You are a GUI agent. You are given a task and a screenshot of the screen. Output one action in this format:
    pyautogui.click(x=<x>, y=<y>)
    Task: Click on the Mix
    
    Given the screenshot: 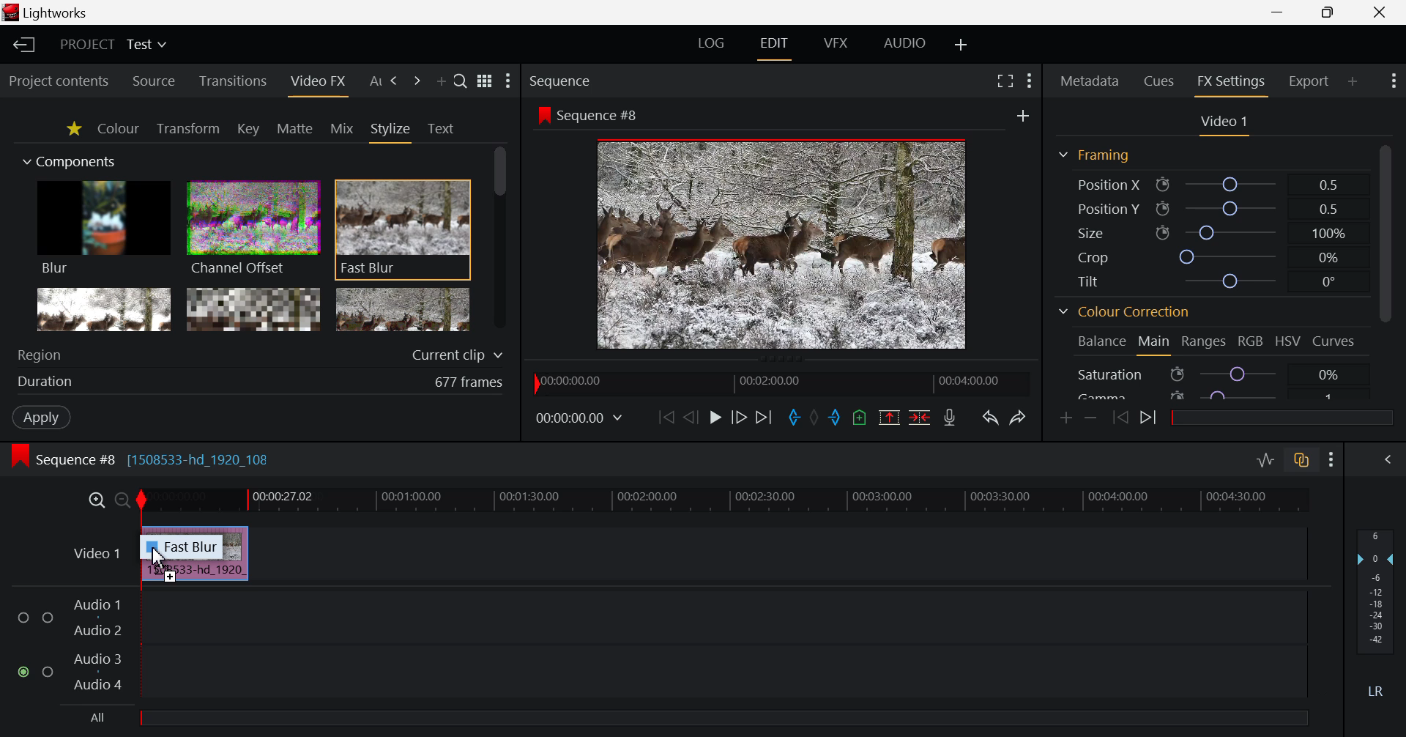 What is the action you would take?
    pyautogui.click(x=341, y=128)
    